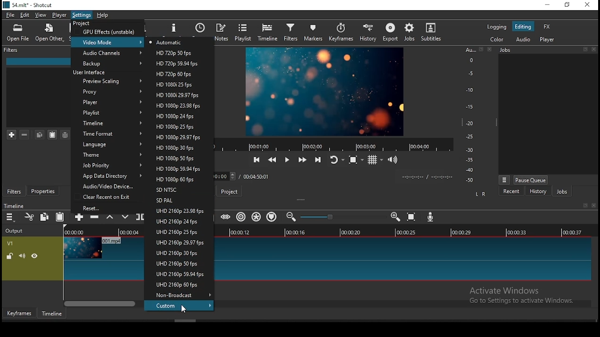 This screenshot has width=600, height=337. Describe the element at coordinates (109, 208) in the screenshot. I see `reset` at that location.